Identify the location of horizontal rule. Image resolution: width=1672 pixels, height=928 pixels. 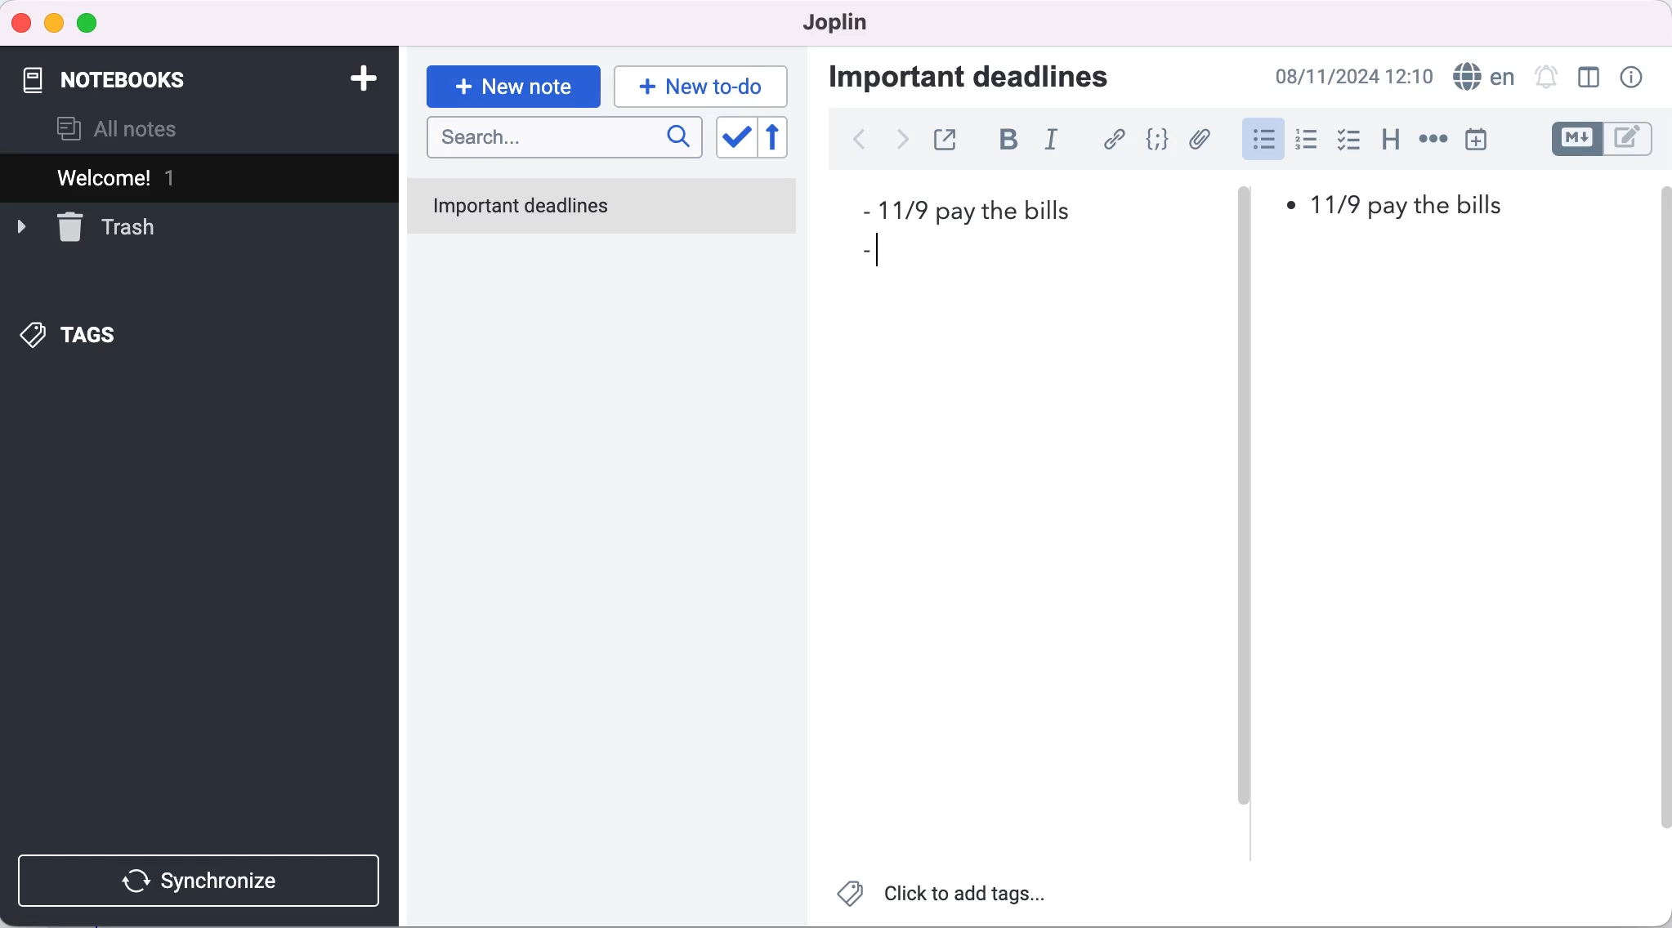
(1433, 141).